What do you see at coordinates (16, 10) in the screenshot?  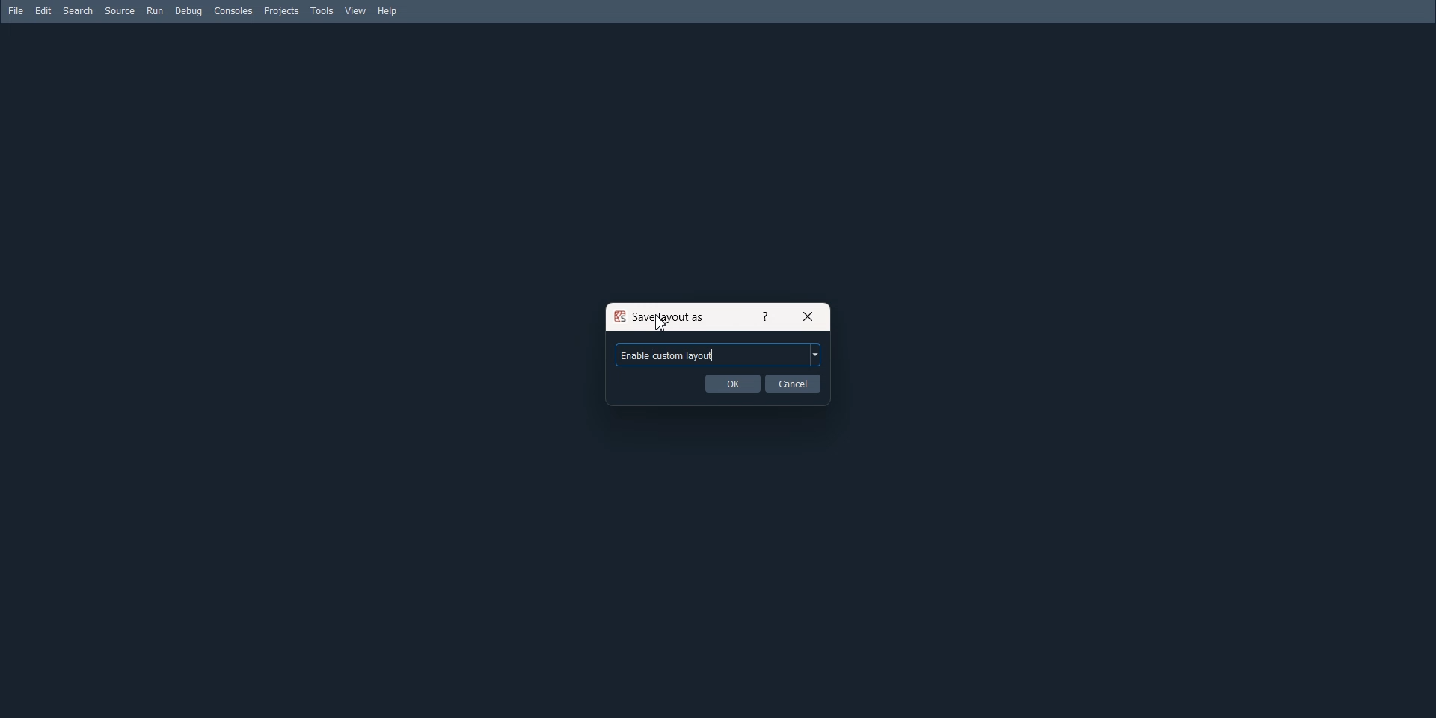 I see `File` at bounding box center [16, 10].